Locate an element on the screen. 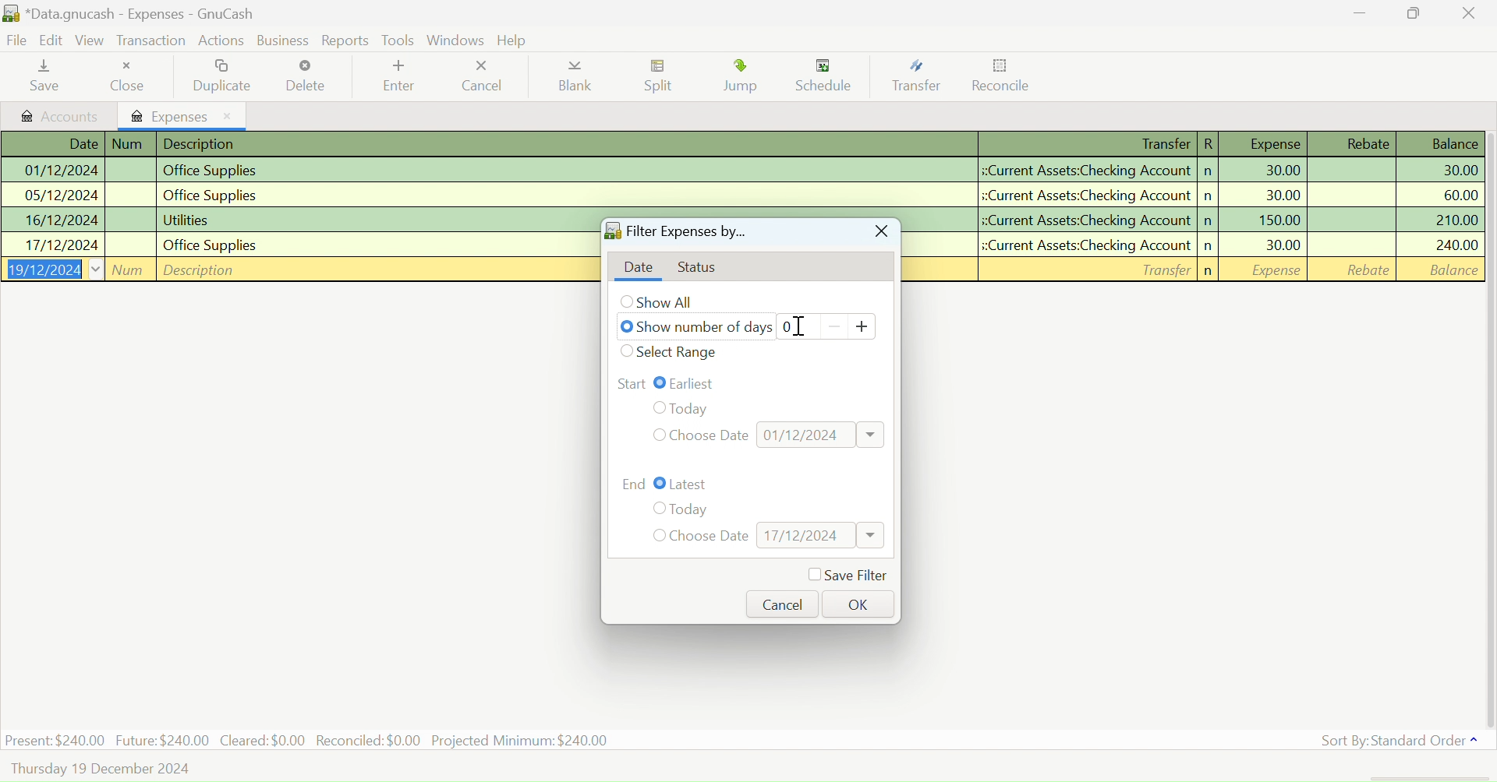 The height and width of the screenshot is (782, 1497). Jump is located at coordinates (744, 79).